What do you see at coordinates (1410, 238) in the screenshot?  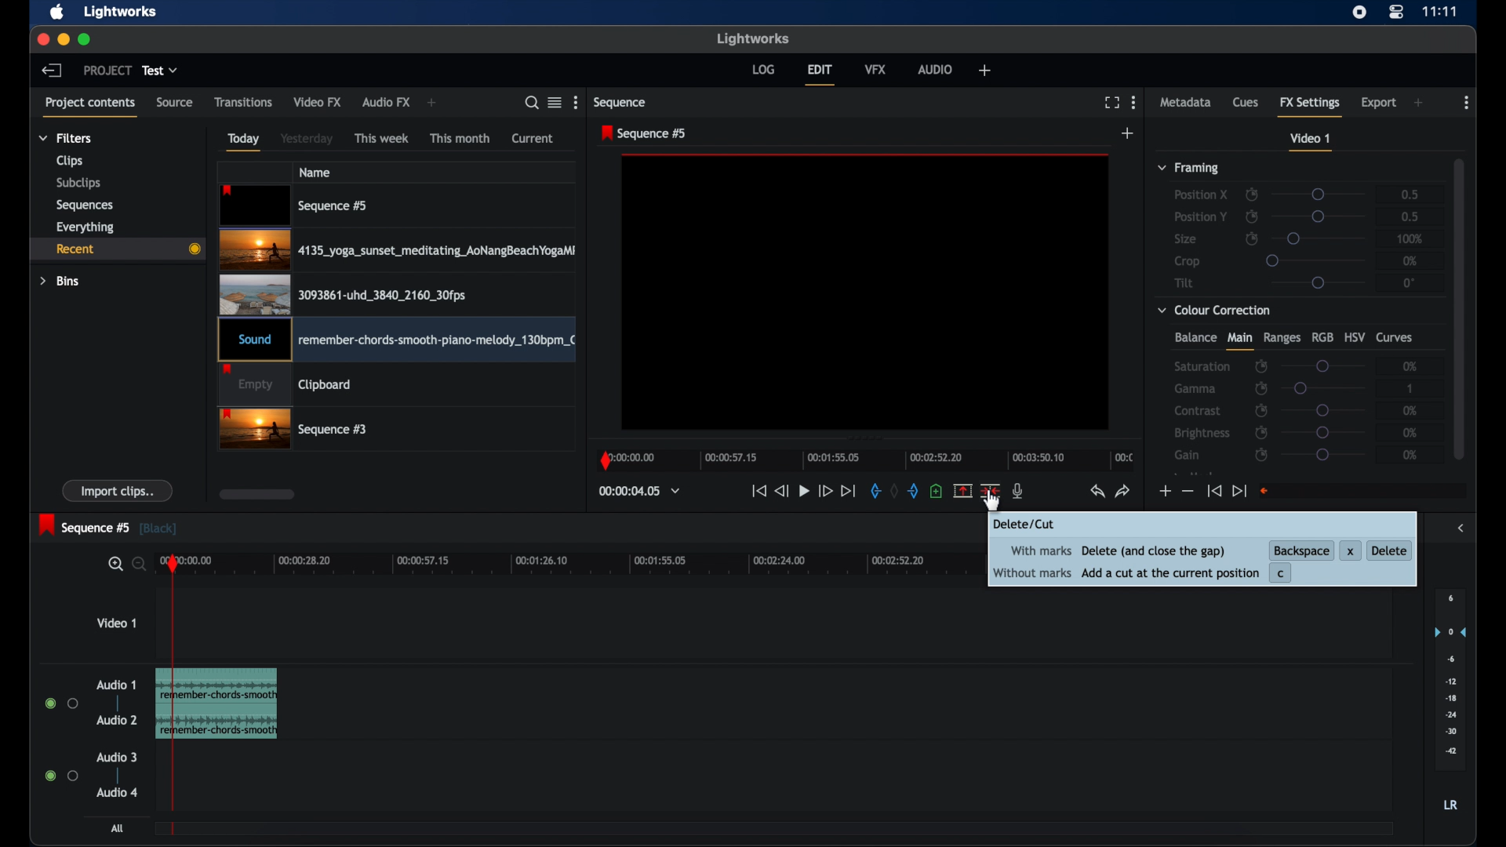 I see `100%` at bounding box center [1410, 238].